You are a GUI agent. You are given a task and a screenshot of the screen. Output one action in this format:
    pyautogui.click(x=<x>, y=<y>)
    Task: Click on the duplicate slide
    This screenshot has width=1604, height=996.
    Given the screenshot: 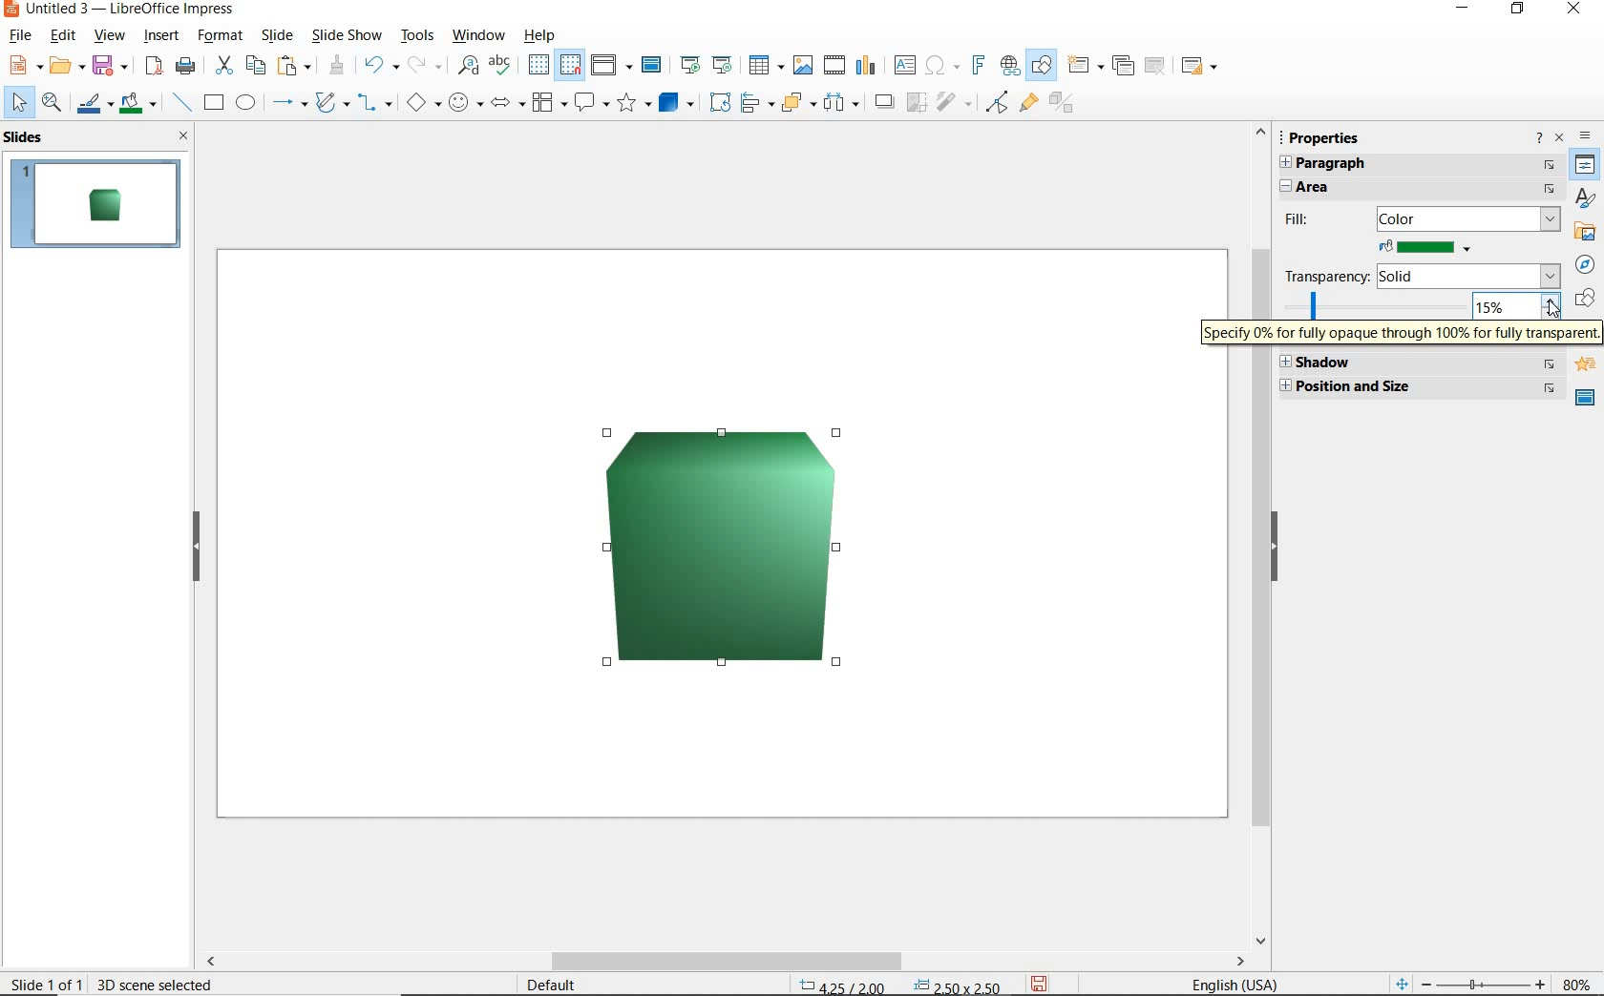 What is the action you would take?
    pyautogui.click(x=1123, y=63)
    